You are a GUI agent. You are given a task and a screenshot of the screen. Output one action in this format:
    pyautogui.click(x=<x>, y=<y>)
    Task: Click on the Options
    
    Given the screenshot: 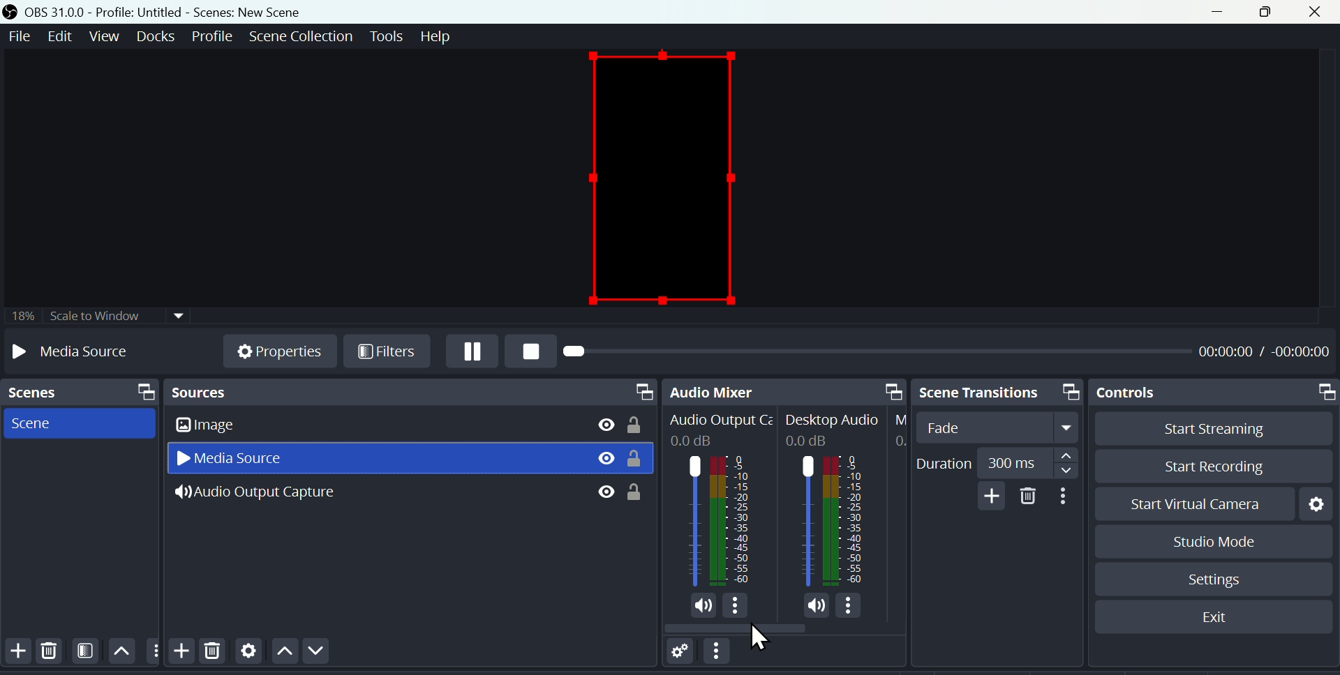 What is the action you would take?
    pyautogui.click(x=849, y=606)
    